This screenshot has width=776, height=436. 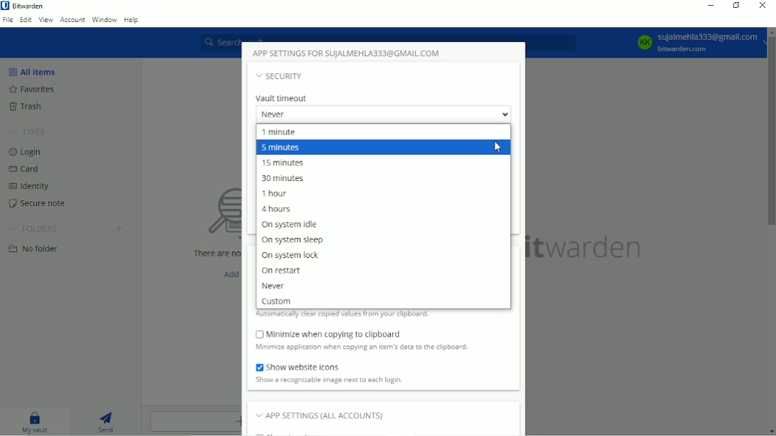 I want to click on Account, so click(x=73, y=20).